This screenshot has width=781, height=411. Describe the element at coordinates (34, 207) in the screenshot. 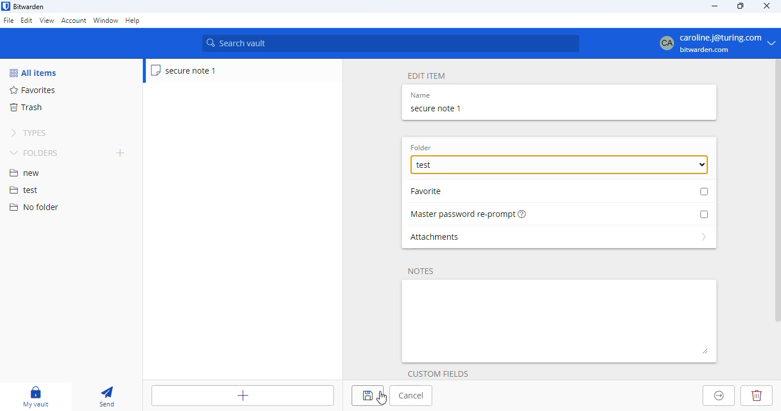

I see `no folder` at that location.